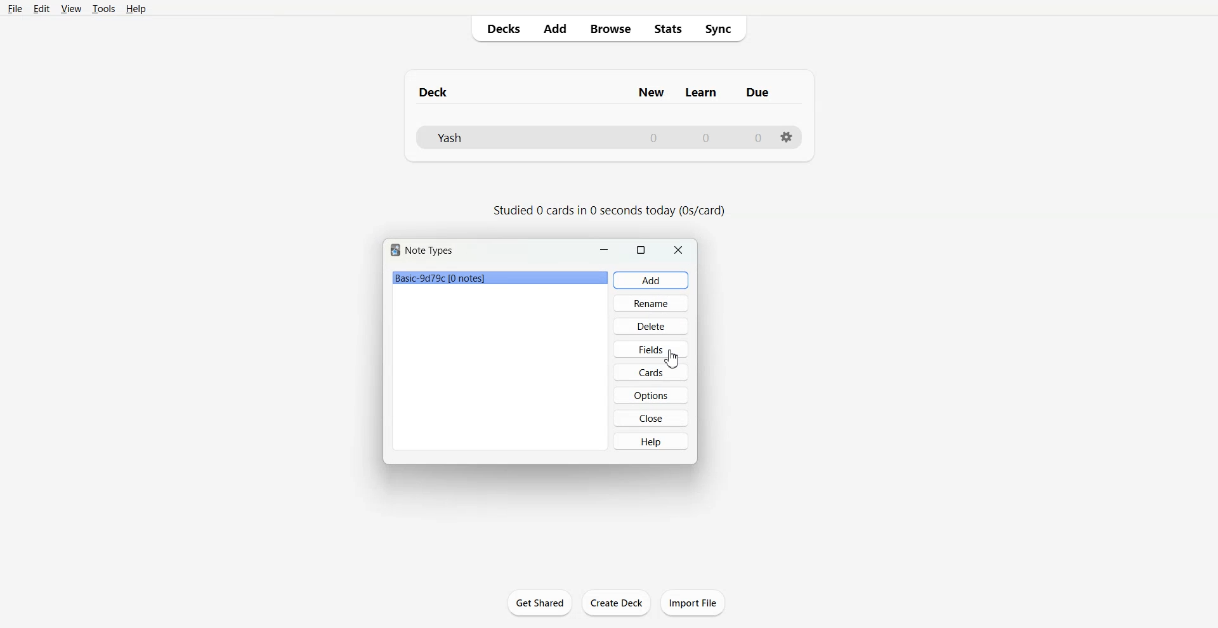 Image resolution: width=1218 pixels, height=628 pixels. What do you see at coordinates (617, 602) in the screenshot?
I see `Create Deck` at bounding box center [617, 602].